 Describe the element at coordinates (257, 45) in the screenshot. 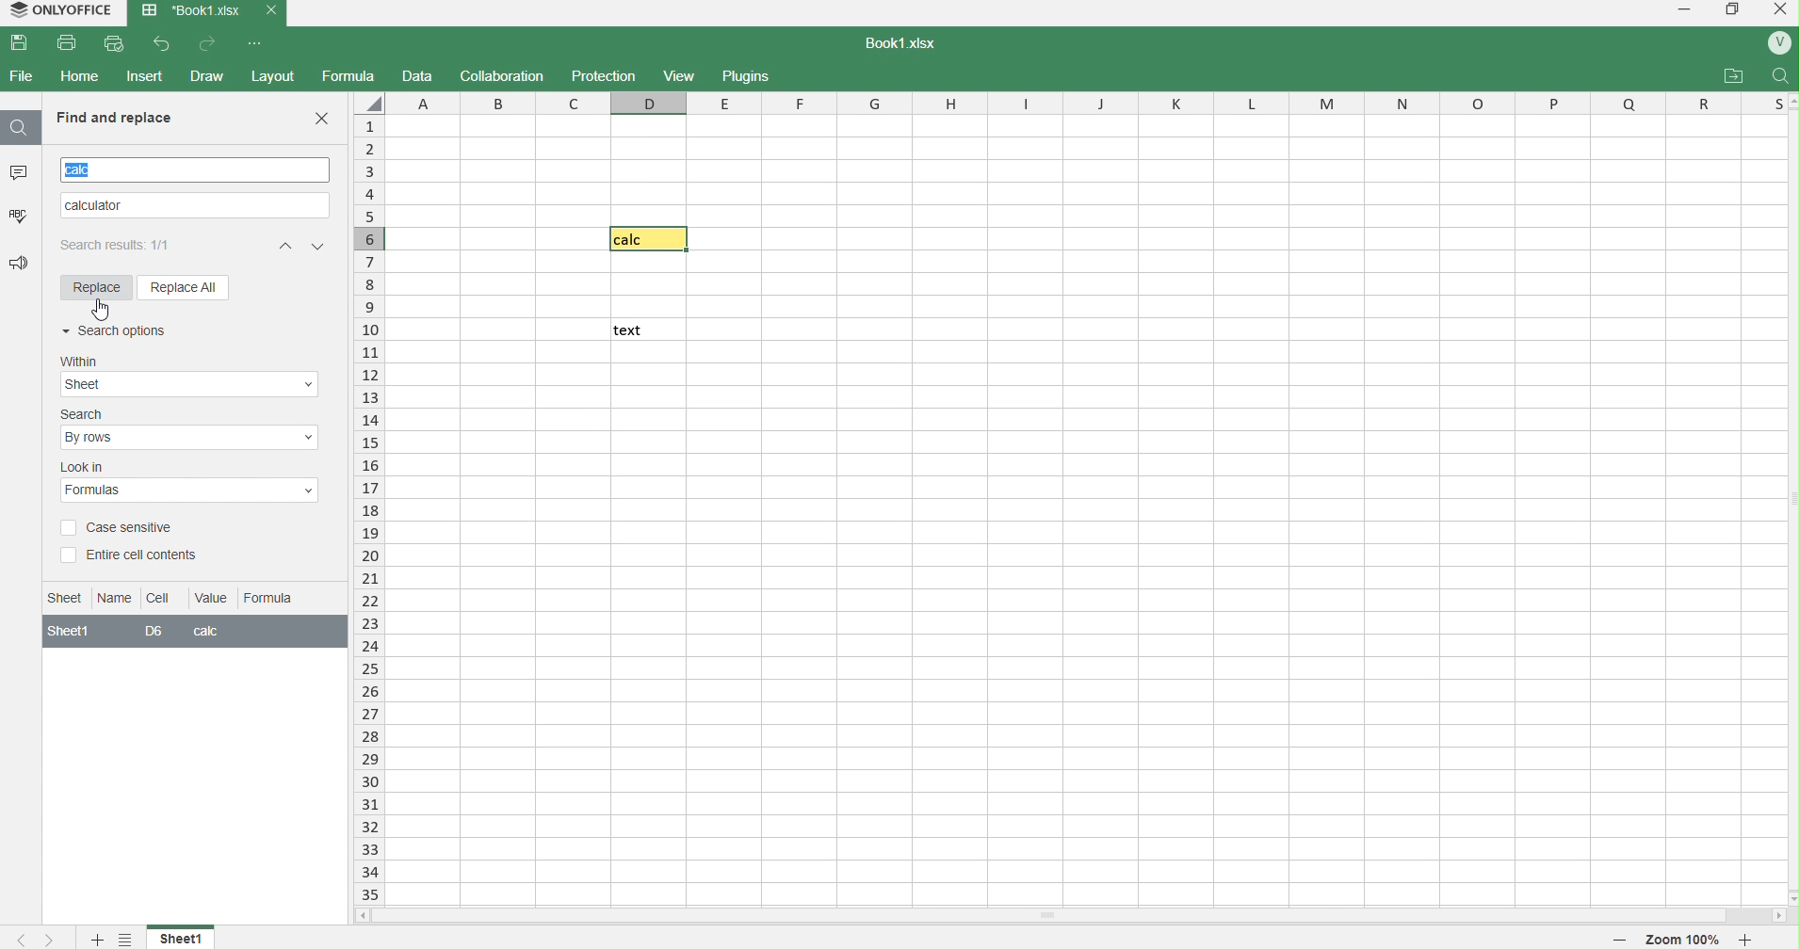

I see `more options` at that location.